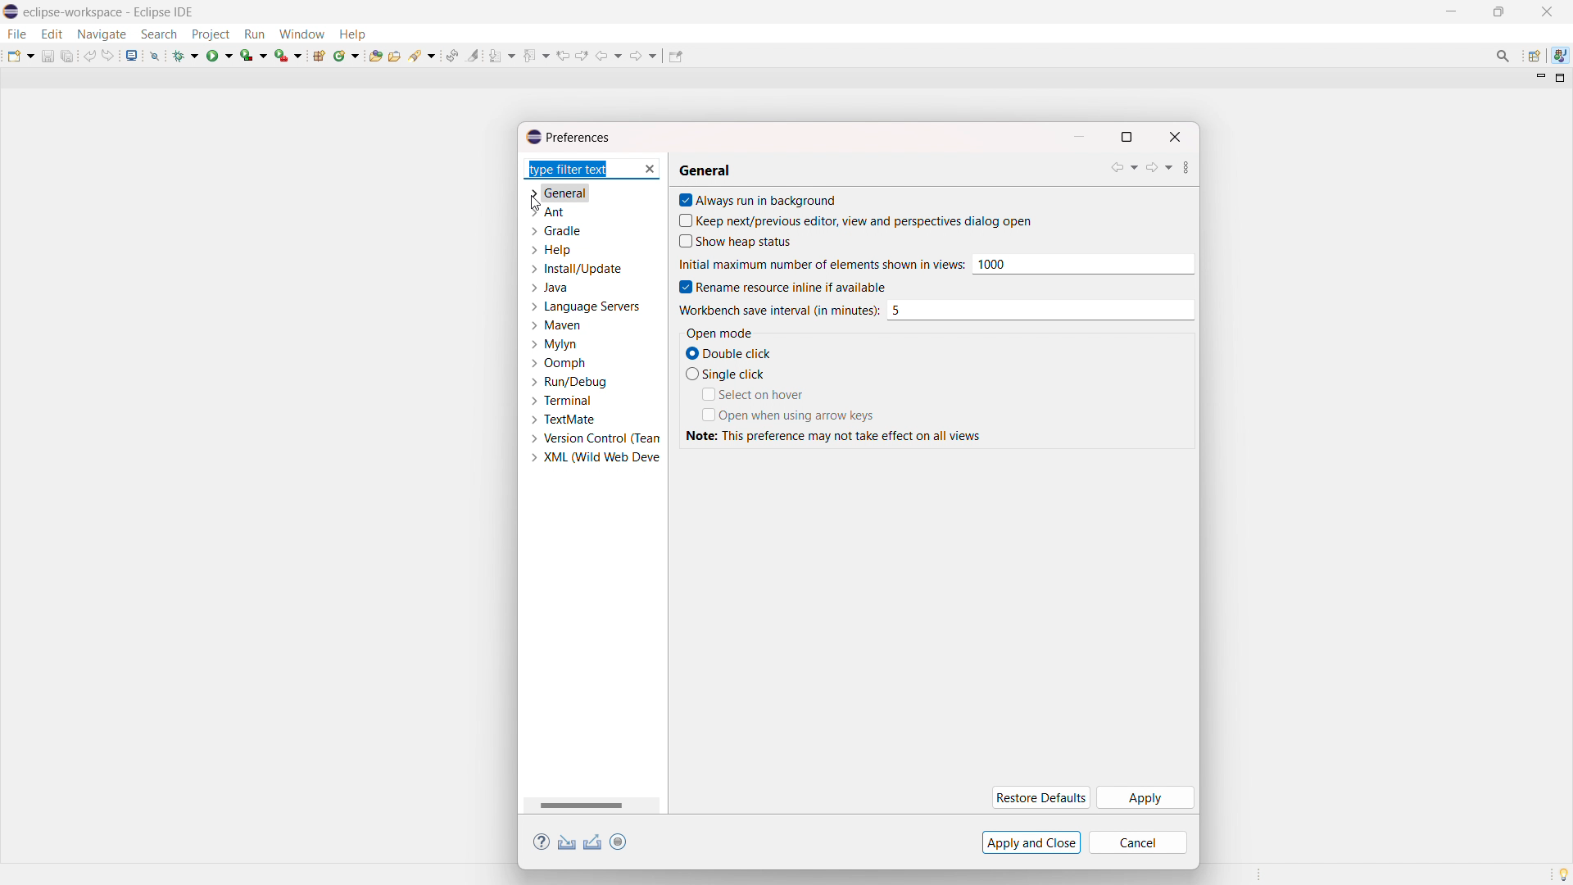 Image resolution: width=1573 pixels, height=885 pixels. Describe the element at coordinates (90, 56) in the screenshot. I see `undo` at that location.